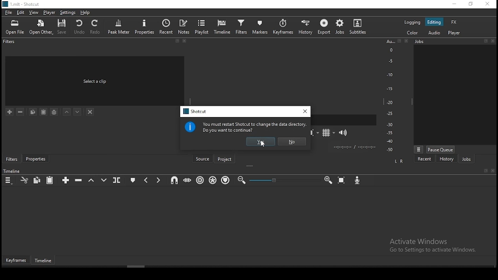 Image resolution: width=498 pixels, height=280 pixels. What do you see at coordinates (20, 112) in the screenshot?
I see `remove selected filter` at bounding box center [20, 112].